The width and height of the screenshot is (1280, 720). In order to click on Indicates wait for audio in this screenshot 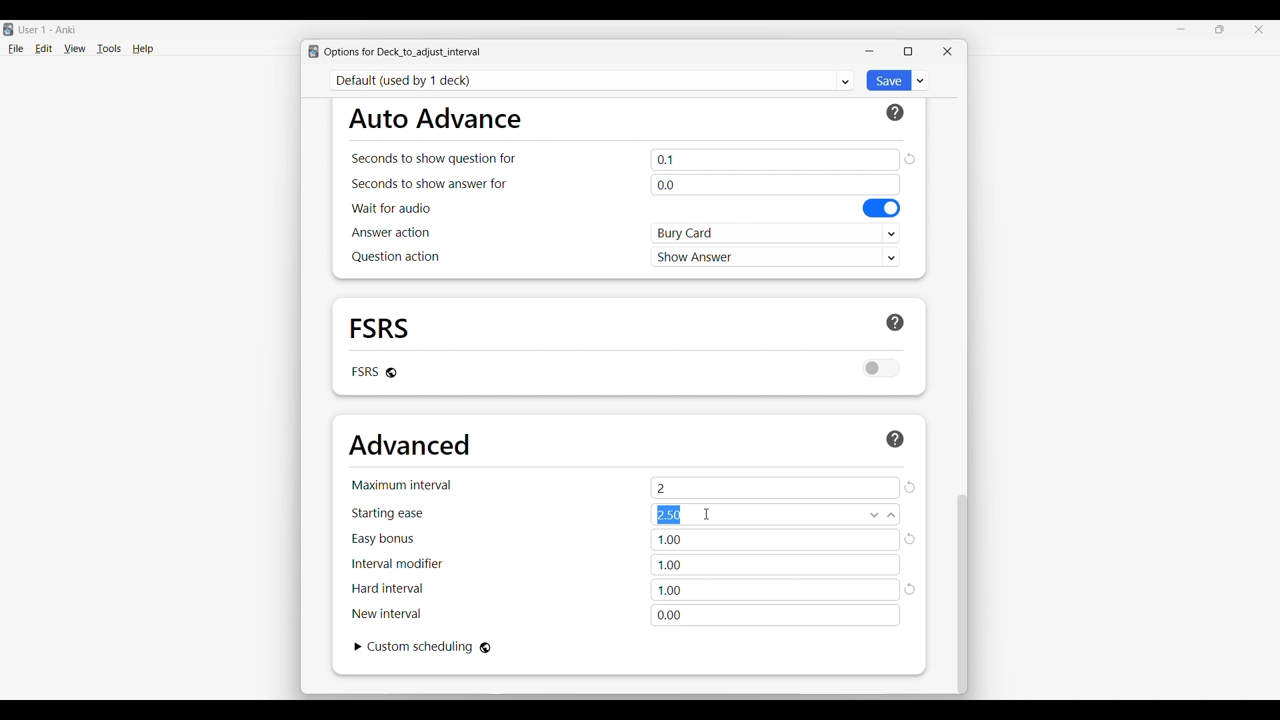, I will do `click(391, 208)`.